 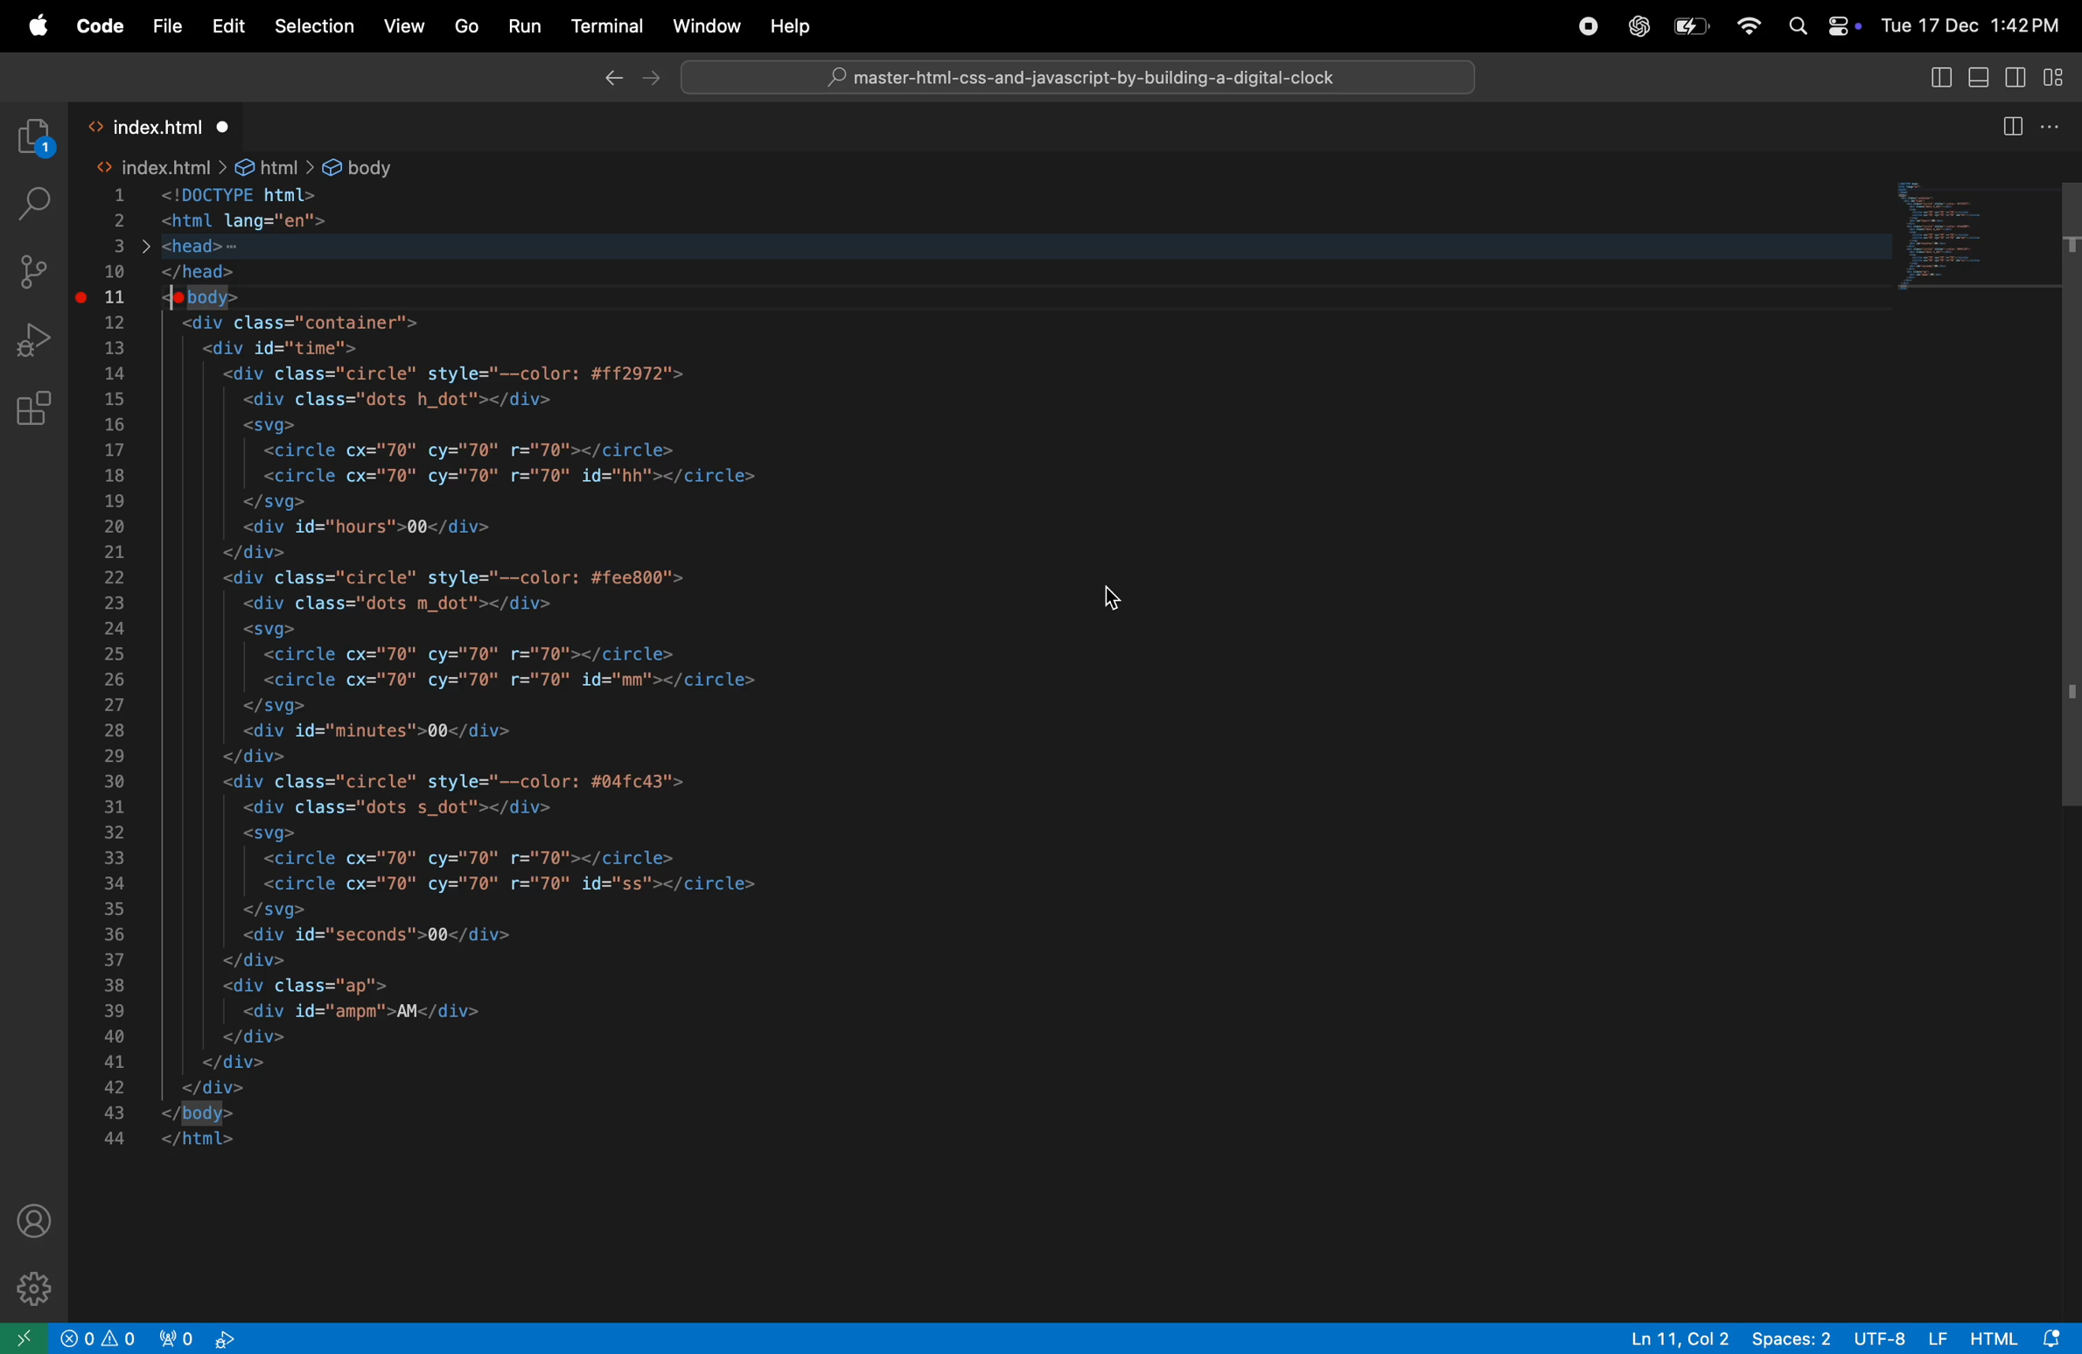 I want to click on view, so click(x=2055, y=77).